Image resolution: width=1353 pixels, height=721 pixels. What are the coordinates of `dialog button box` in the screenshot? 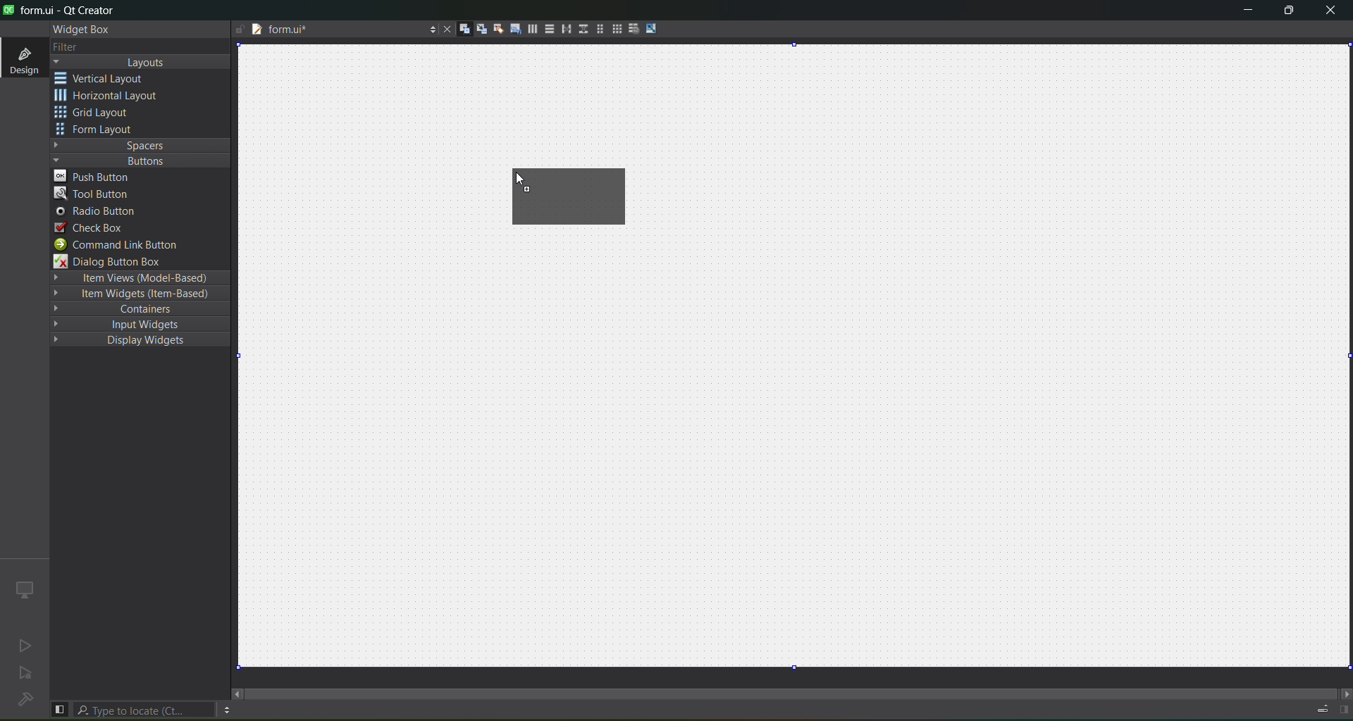 It's located at (116, 262).